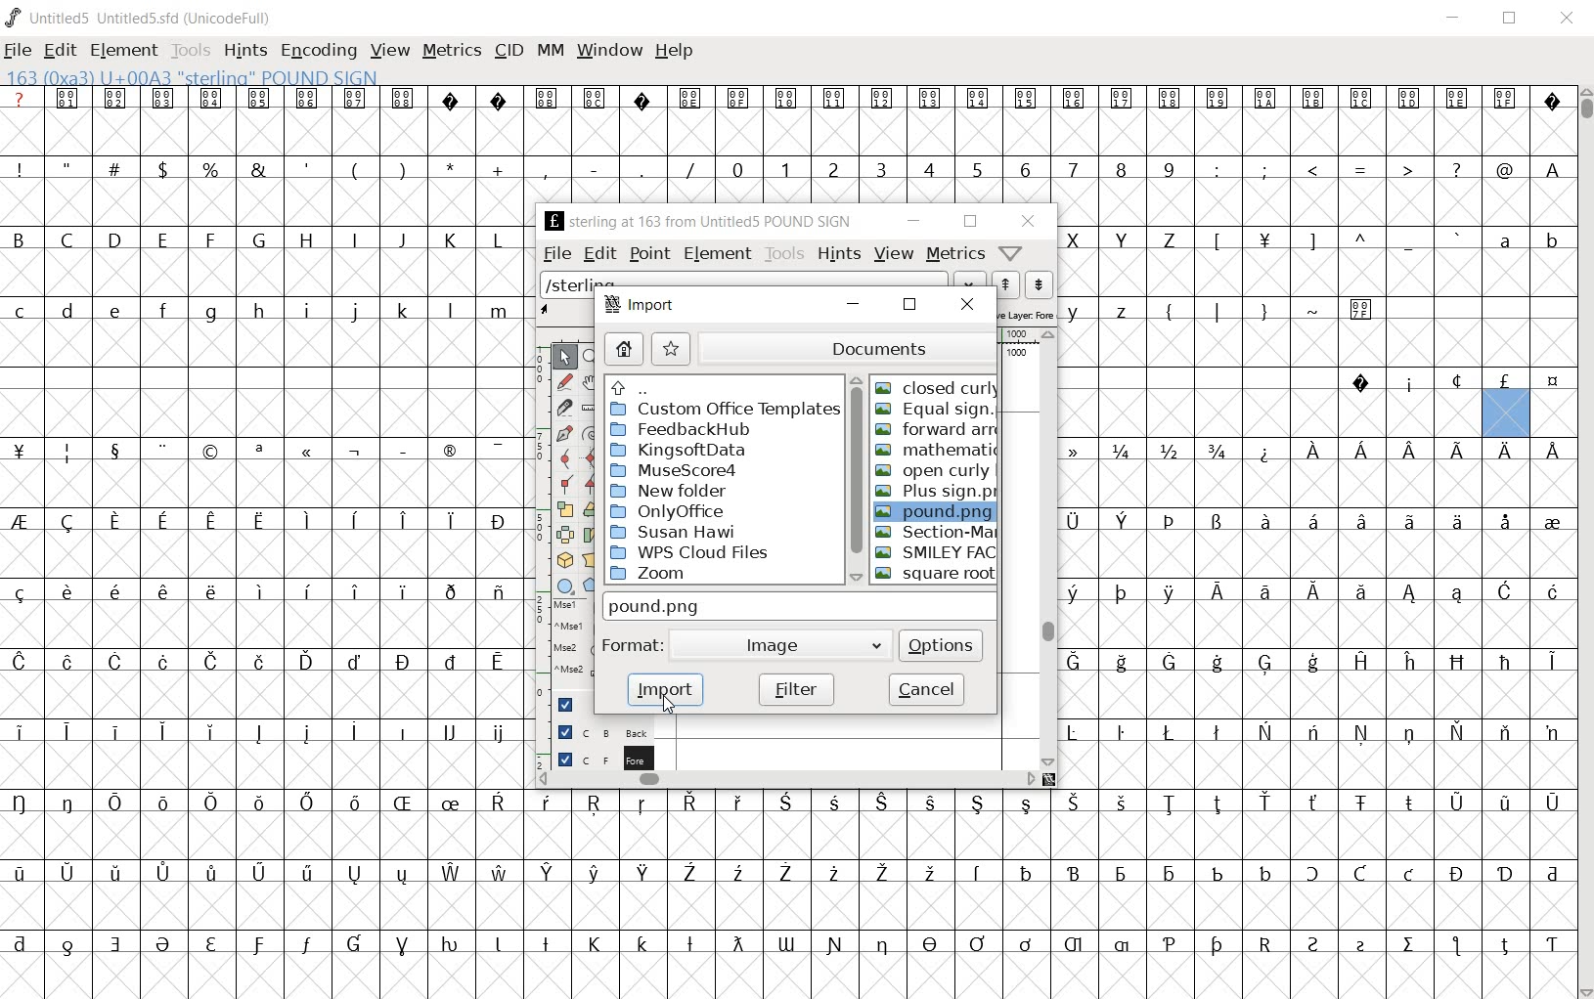 This screenshot has height=999, width=1594. What do you see at coordinates (402, 592) in the screenshot?
I see `Symbol` at bounding box center [402, 592].